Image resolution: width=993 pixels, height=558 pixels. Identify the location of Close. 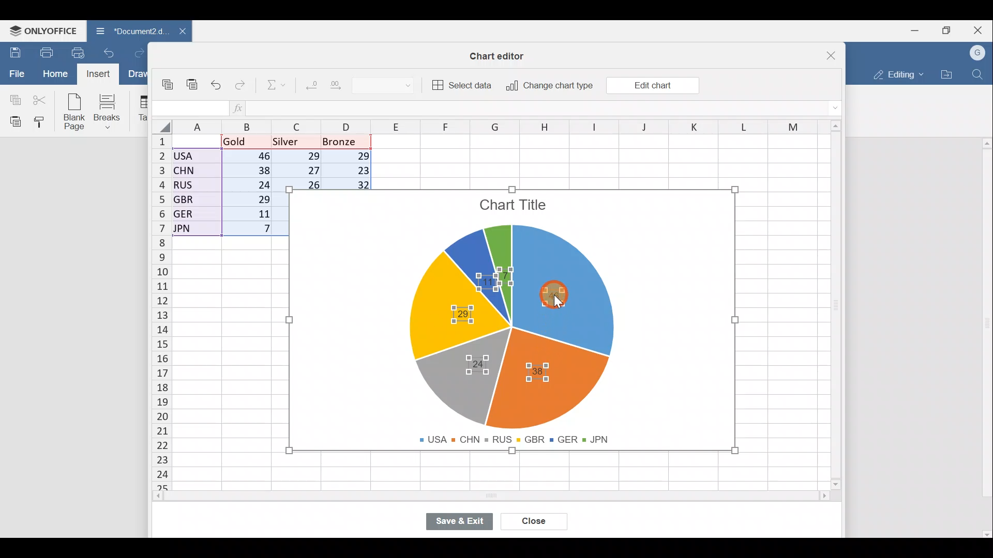
(835, 54).